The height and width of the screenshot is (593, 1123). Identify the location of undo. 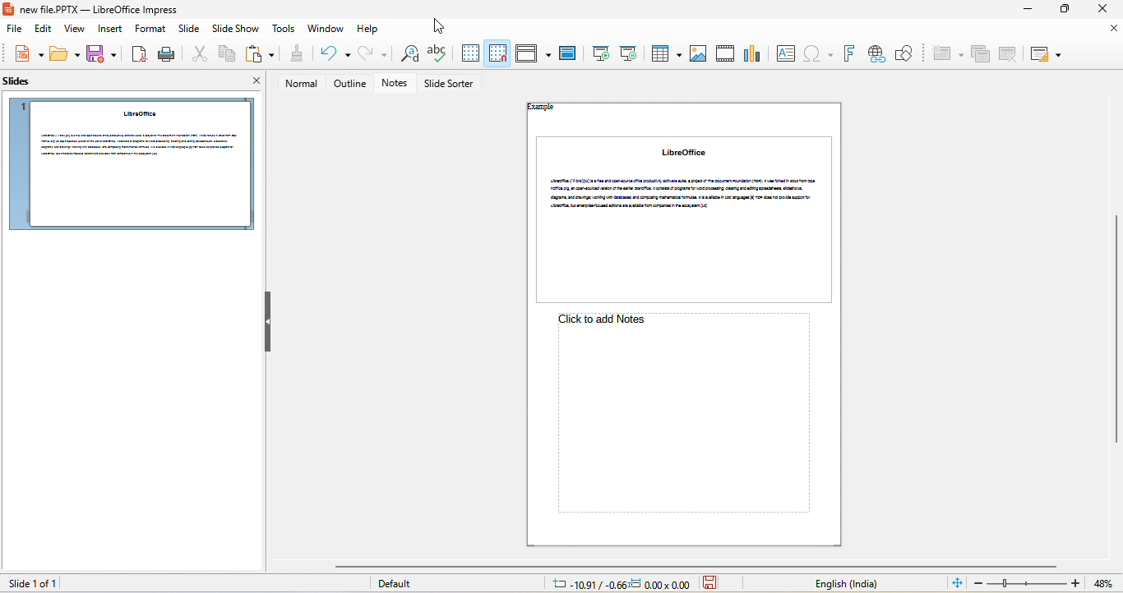
(331, 54).